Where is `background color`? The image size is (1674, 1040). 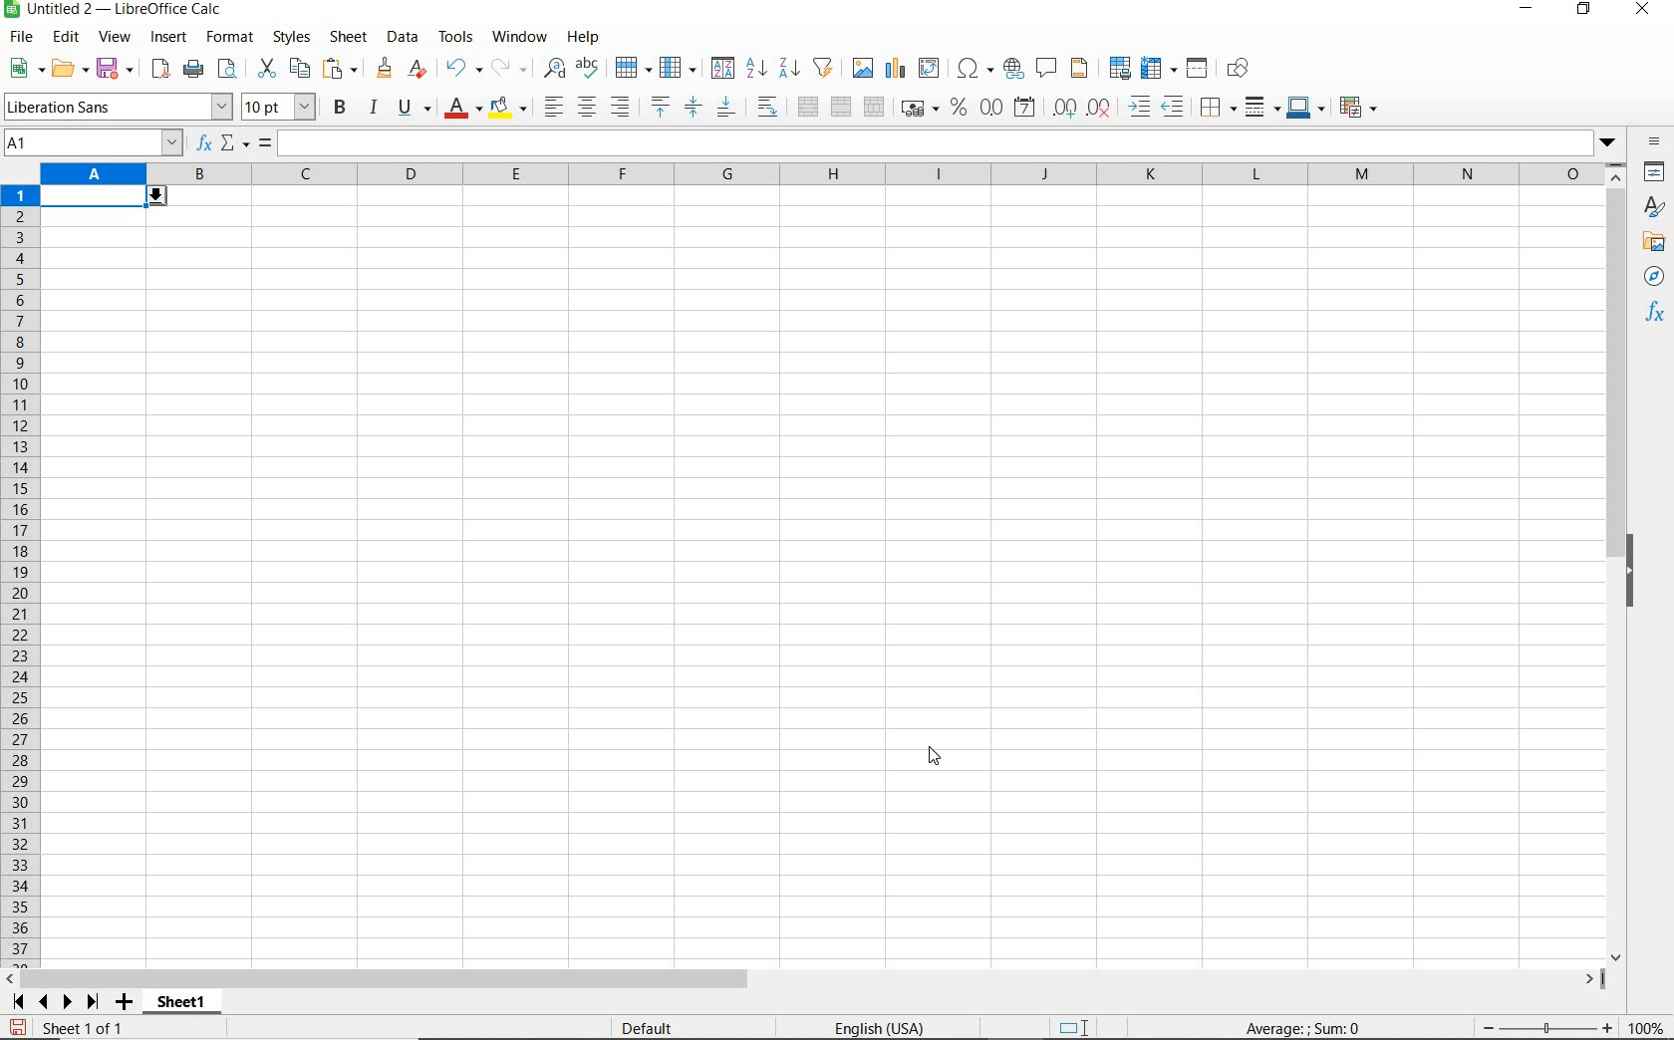
background color is located at coordinates (507, 110).